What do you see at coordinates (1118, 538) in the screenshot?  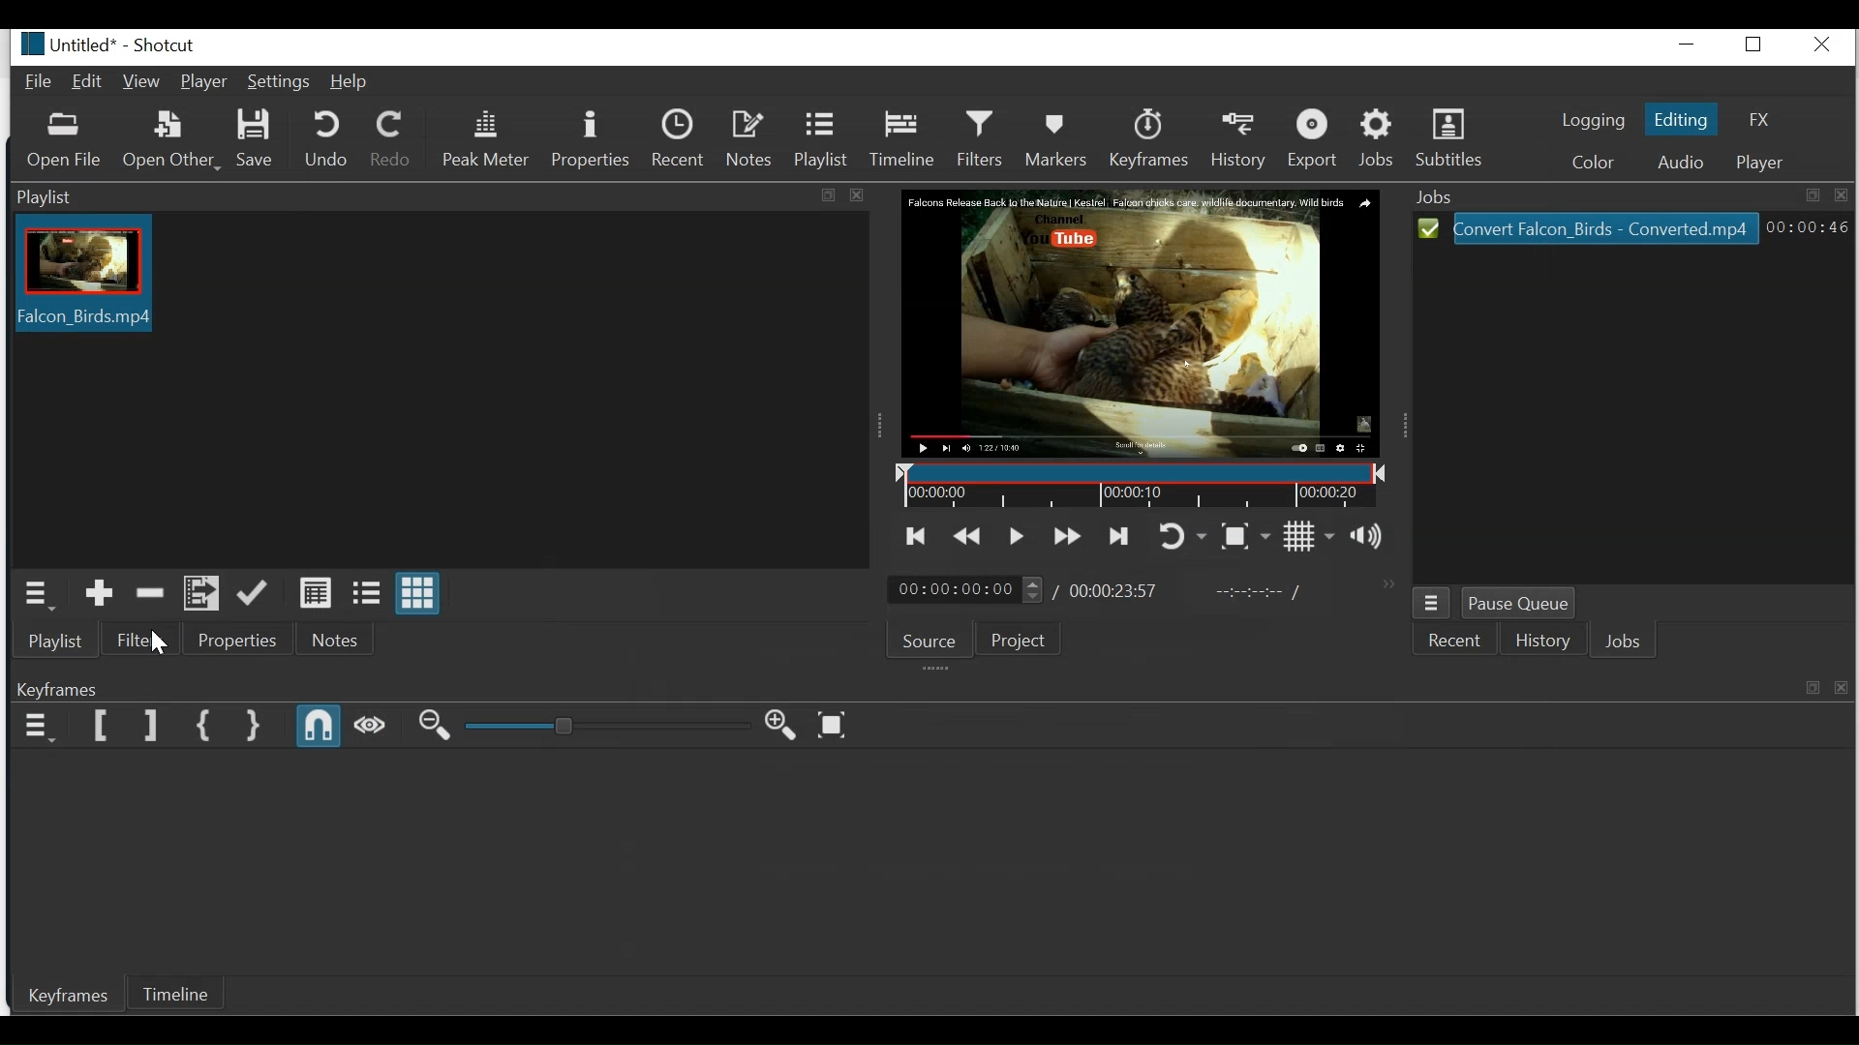 I see `Skip to the next point` at bounding box center [1118, 538].